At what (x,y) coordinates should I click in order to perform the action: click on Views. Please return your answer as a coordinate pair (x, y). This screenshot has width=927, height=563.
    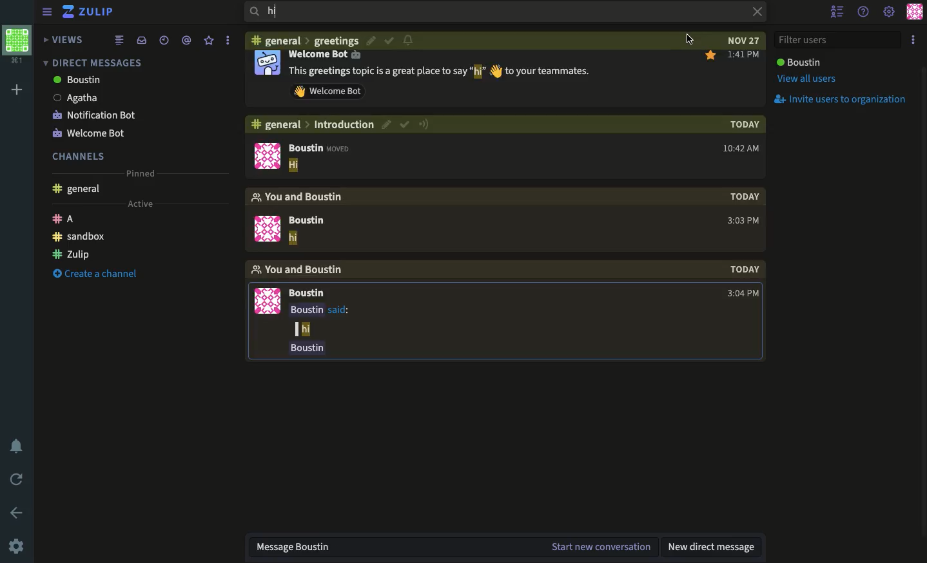
    Looking at the image, I should click on (62, 40).